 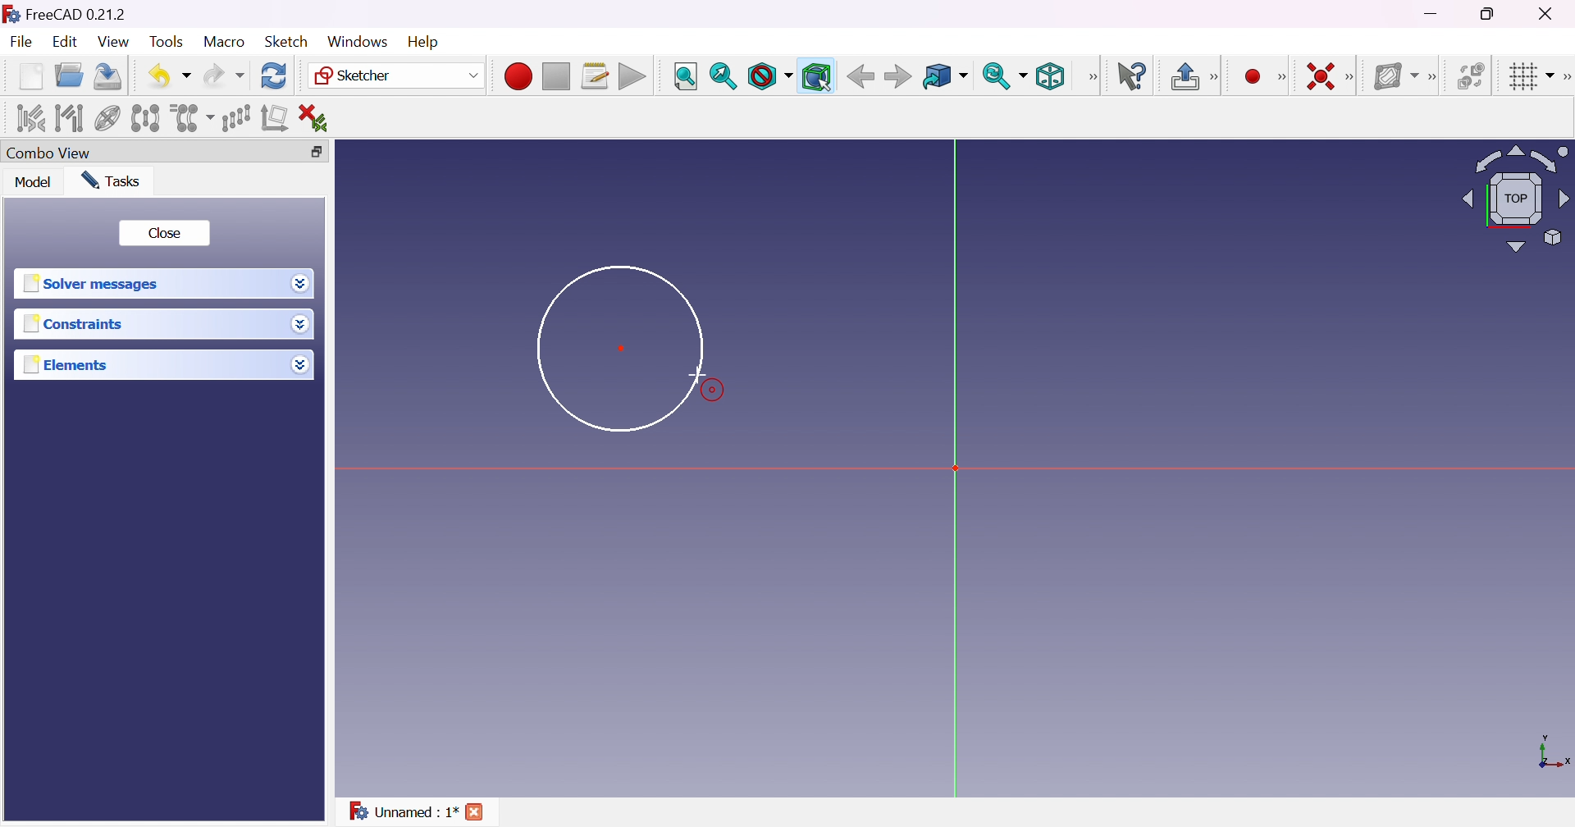 I want to click on Refresh, so click(x=274, y=76).